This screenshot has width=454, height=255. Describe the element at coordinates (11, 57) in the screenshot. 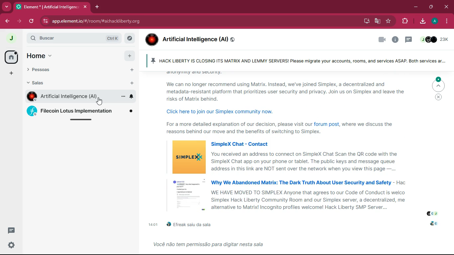

I see `home` at that location.